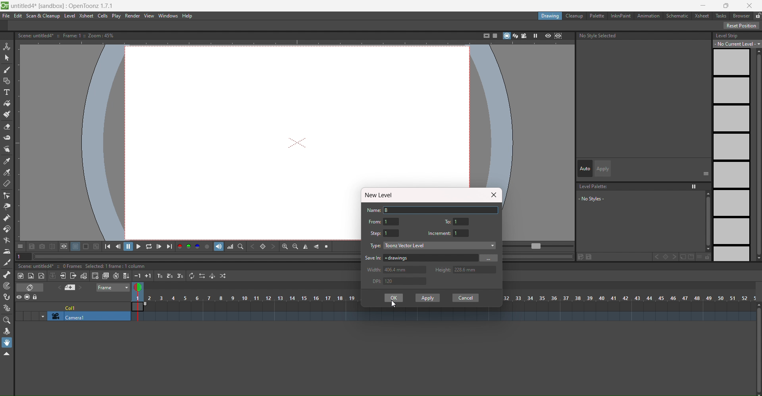 This screenshot has width=762, height=396. I want to click on next frame, so click(159, 246).